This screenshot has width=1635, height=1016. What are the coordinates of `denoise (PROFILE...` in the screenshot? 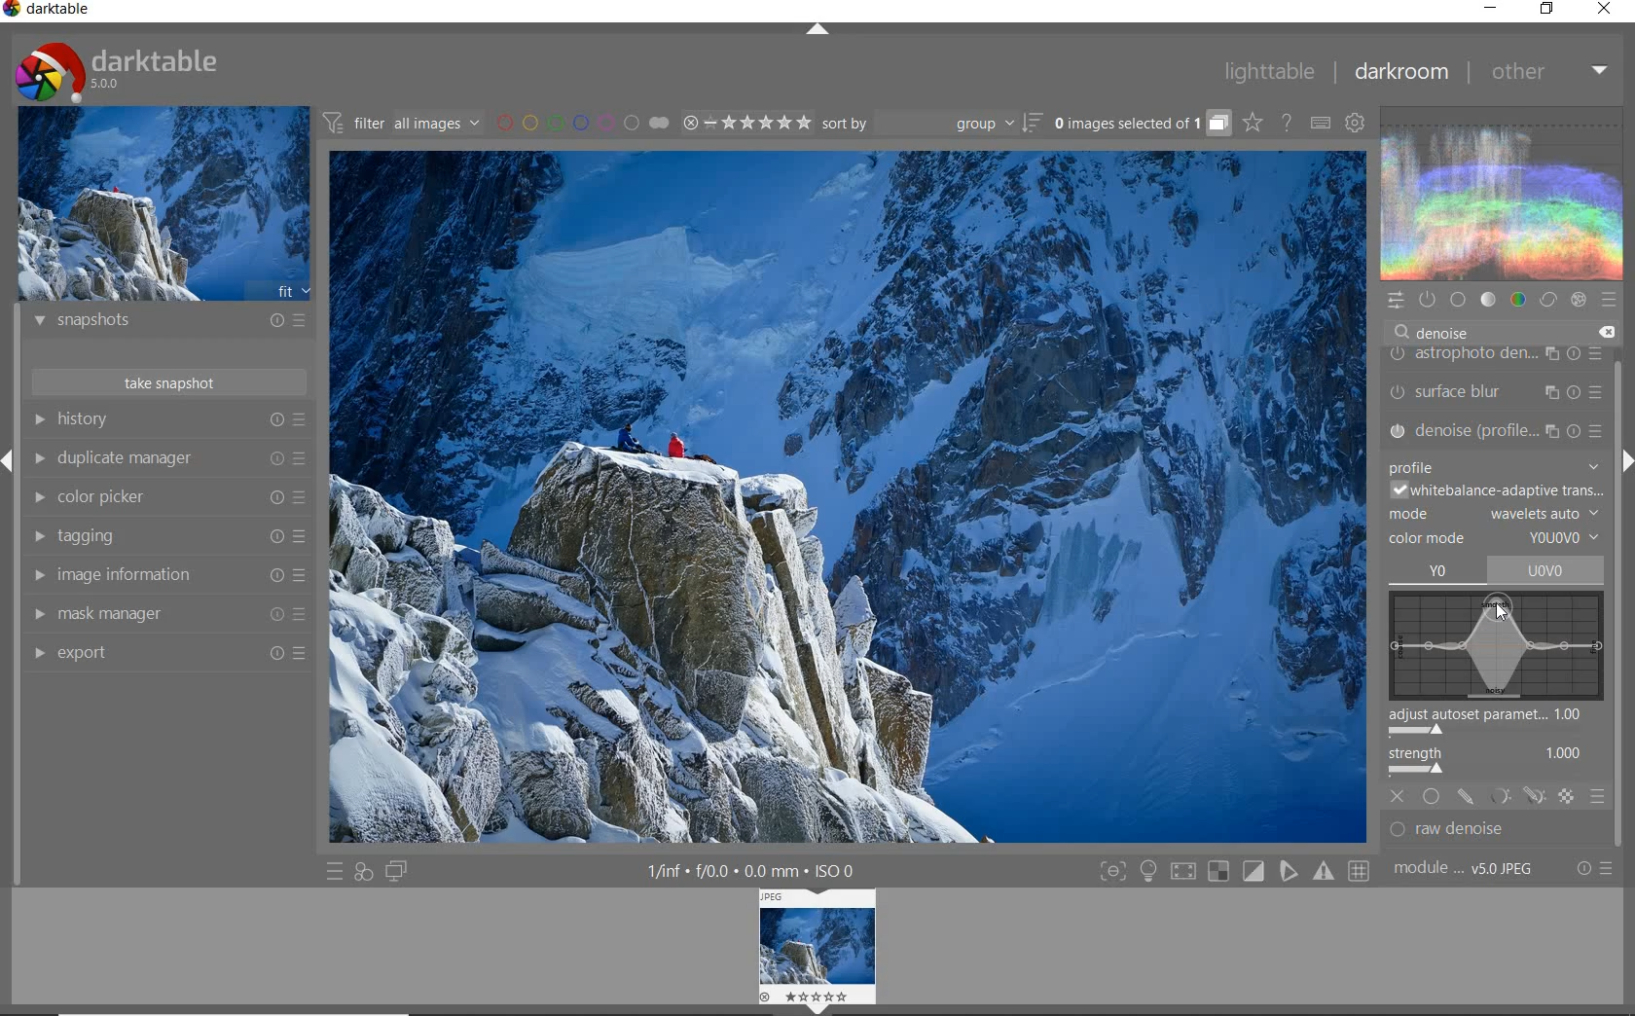 It's located at (1497, 428).